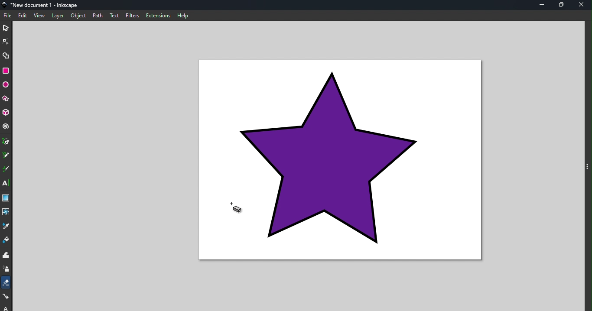 The image size is (592, 311). Describe the element at coordinates (6, 183) in the screenshot. I see `text tool` at that location.